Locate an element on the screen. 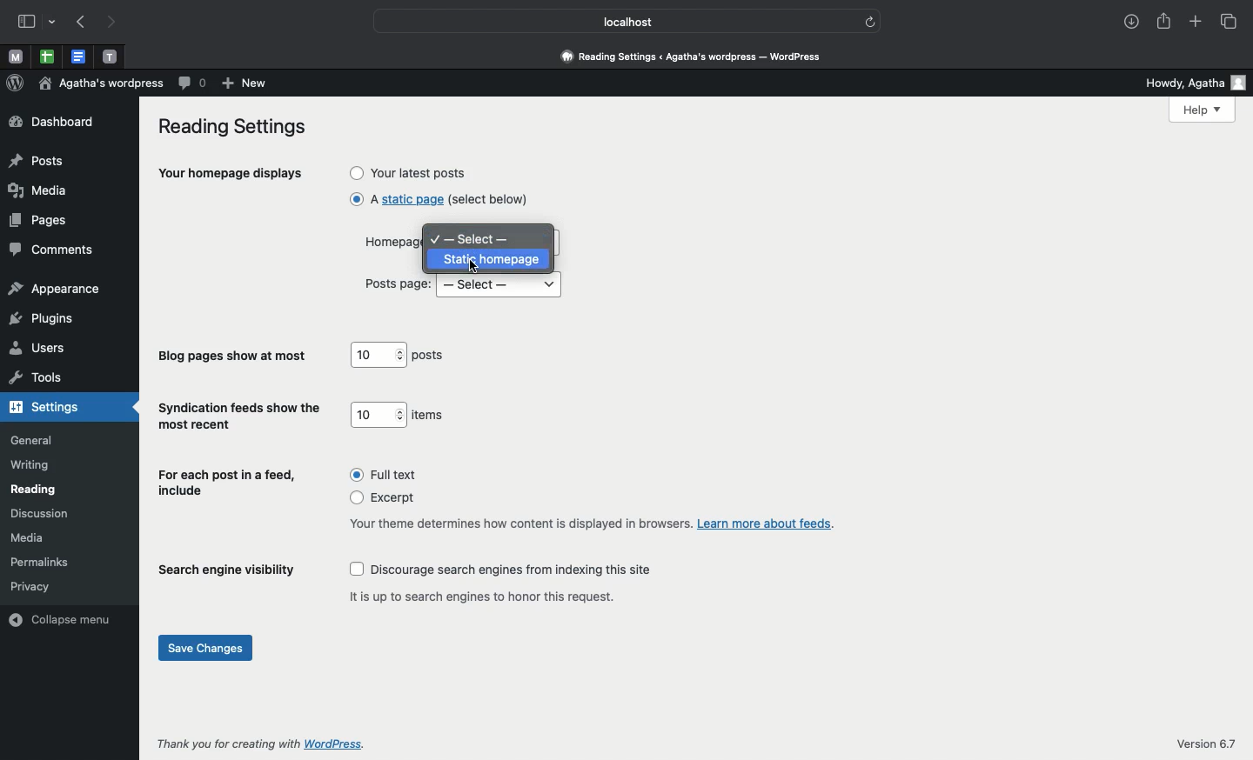 The image size is (1253, 760). refresh is located at coordinates (869, 22).